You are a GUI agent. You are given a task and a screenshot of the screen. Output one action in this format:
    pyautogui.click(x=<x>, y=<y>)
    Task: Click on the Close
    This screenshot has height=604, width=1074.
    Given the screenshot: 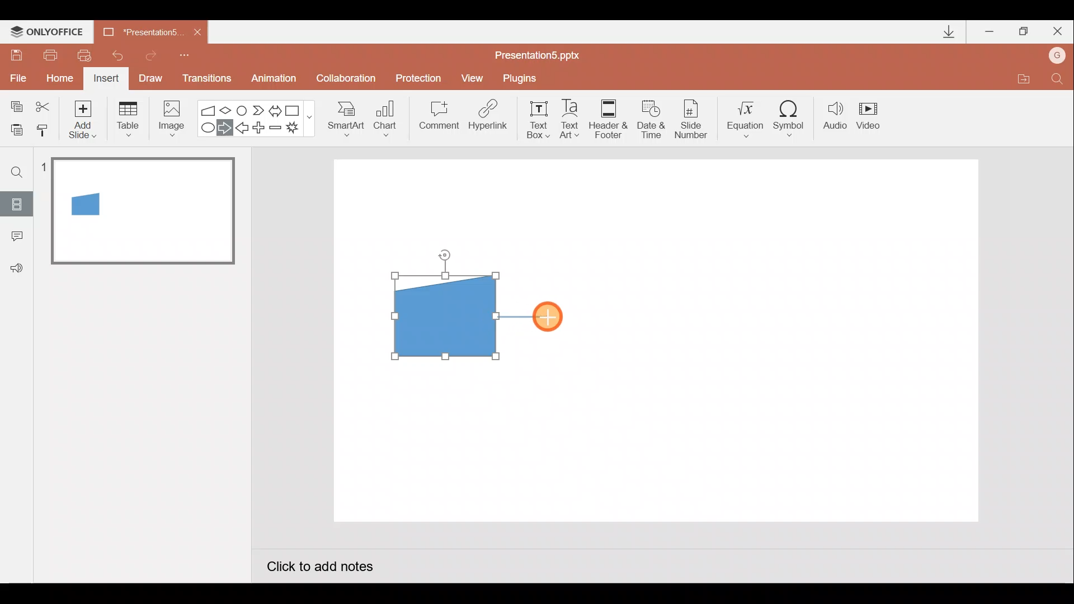 What is the action you would take?
    pyautogui.click(x=197, y=32)
    